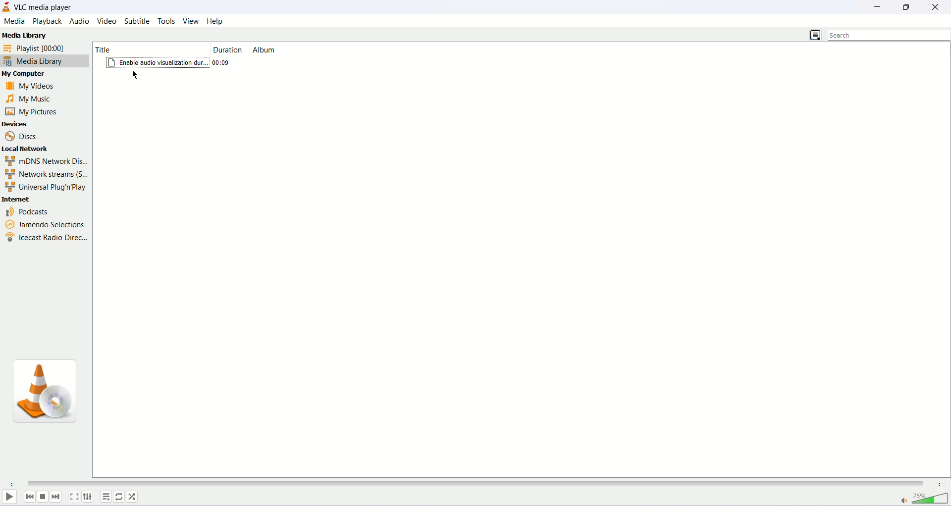  Describe the element at coordinates (106, 497) in the screenshot. I see `playlist` at that location.